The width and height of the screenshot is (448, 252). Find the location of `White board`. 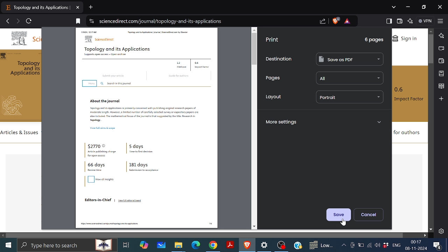

White board is located at coordinates (161, 246).